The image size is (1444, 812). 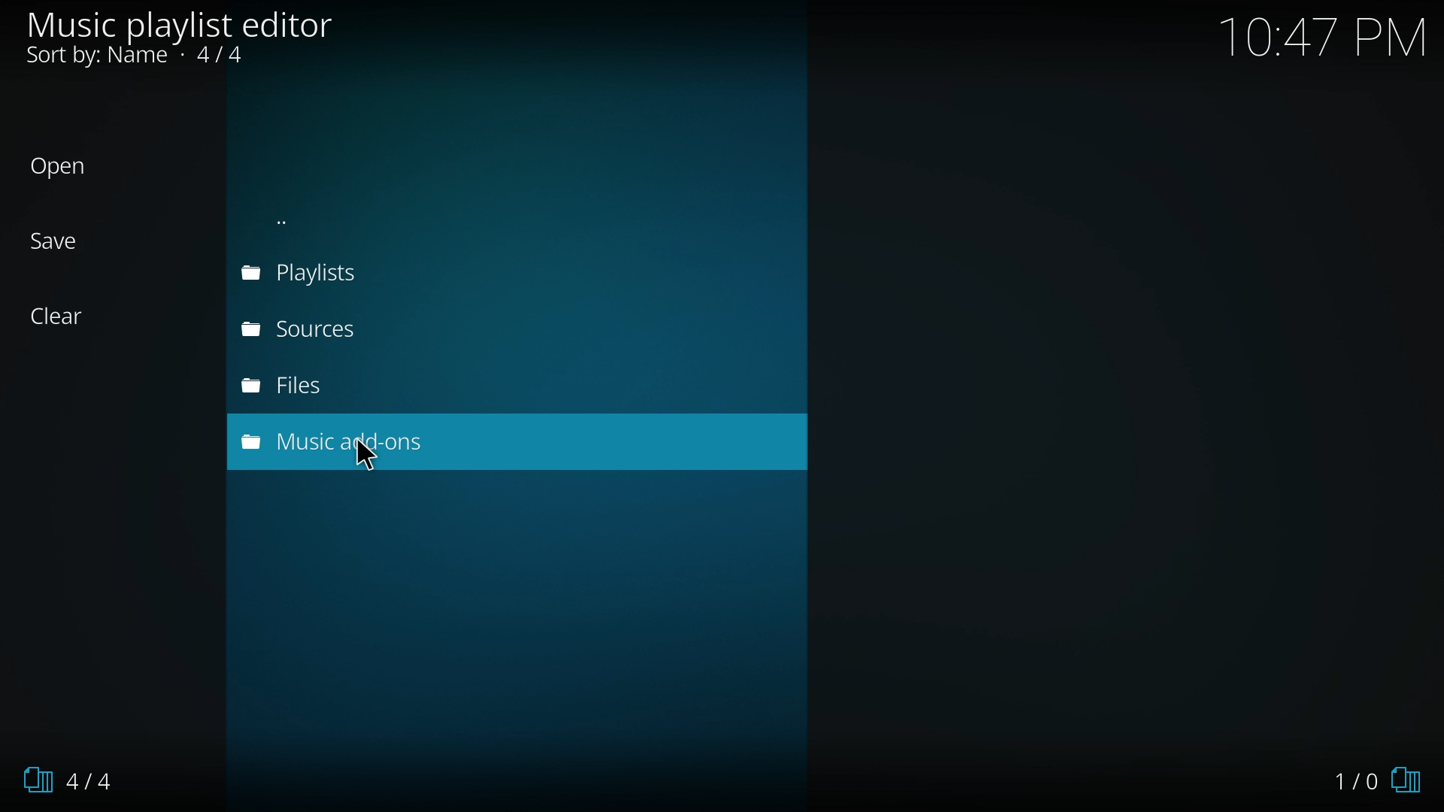 What do you see at coordinates (71, 168) in the screenshot?
I see `Open` at bounding box center [71, 168].